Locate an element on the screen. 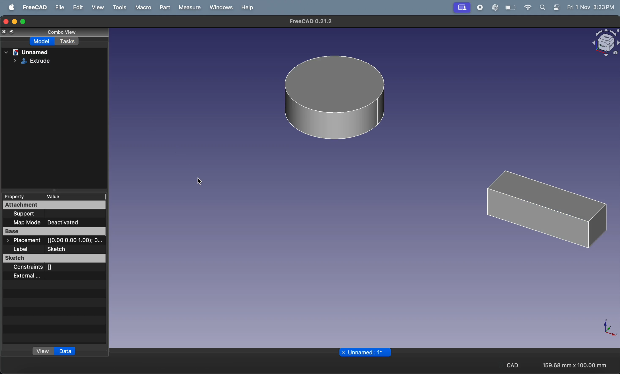 The width and height of the screenshot is (620, 374). Label   Sketch is located at coordinates (41, 249).